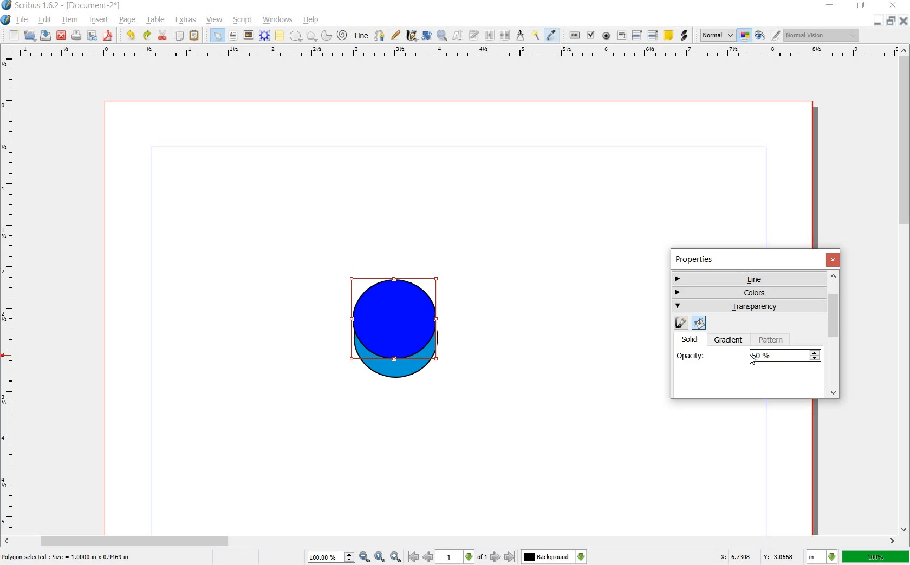  What do you see at coordinates (99, 21) in the screenshot?
I see `insert` at bounding box center [99, 21].